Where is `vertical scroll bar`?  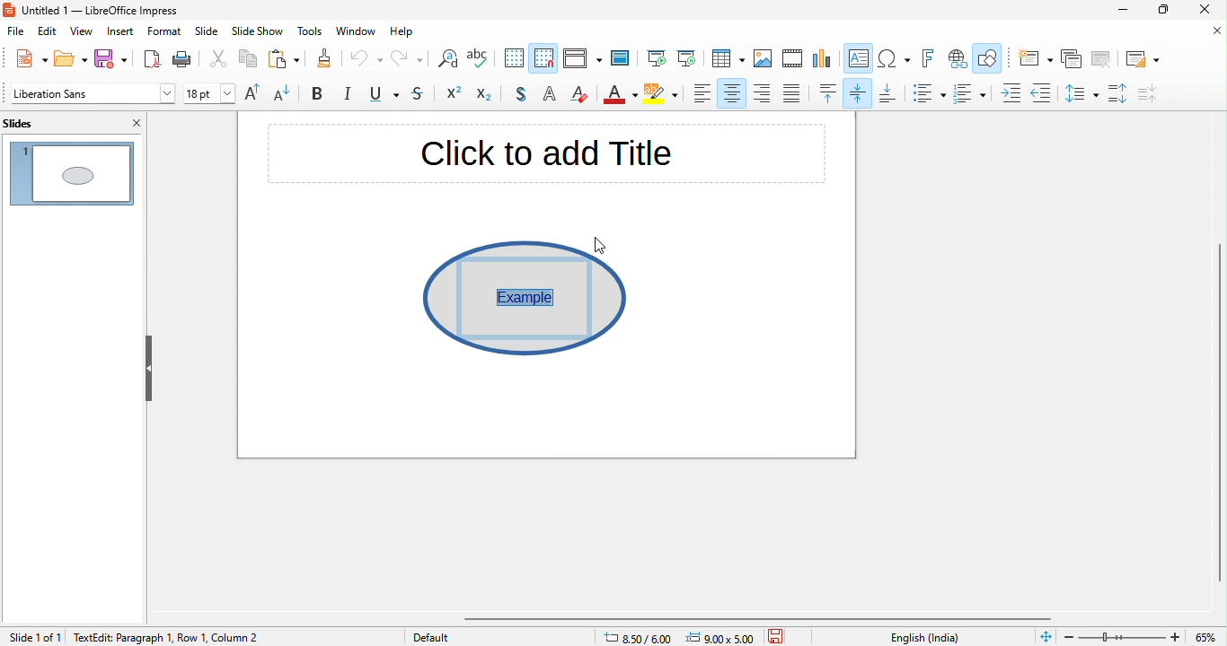
vertical scroll bar is located at coordinates (1217, 402).